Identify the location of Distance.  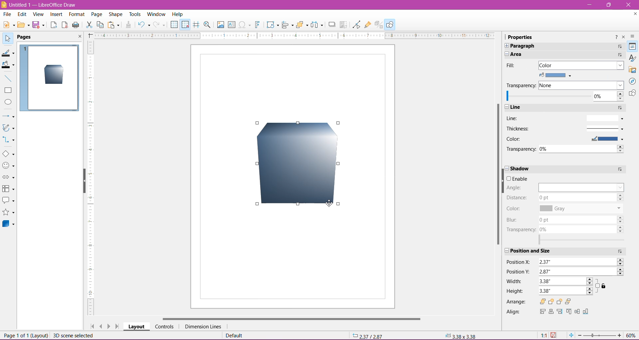
(517, 198).